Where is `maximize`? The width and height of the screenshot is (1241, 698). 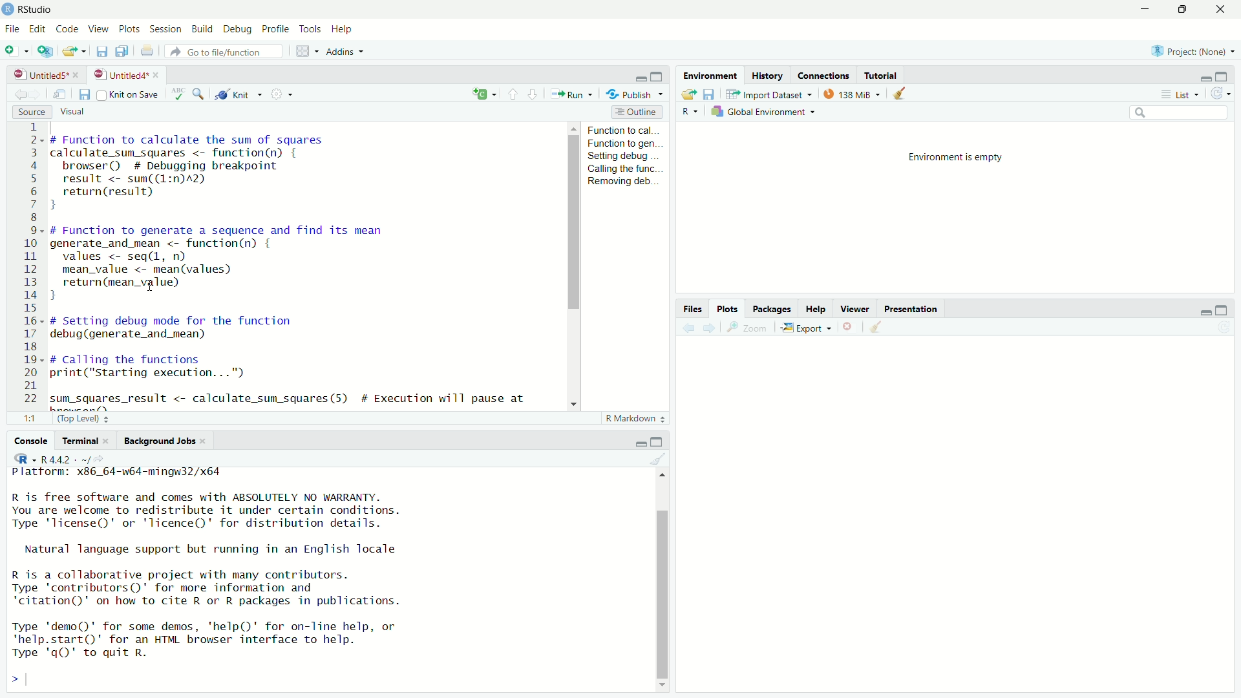 maximize is located at coordinates (659, 439).